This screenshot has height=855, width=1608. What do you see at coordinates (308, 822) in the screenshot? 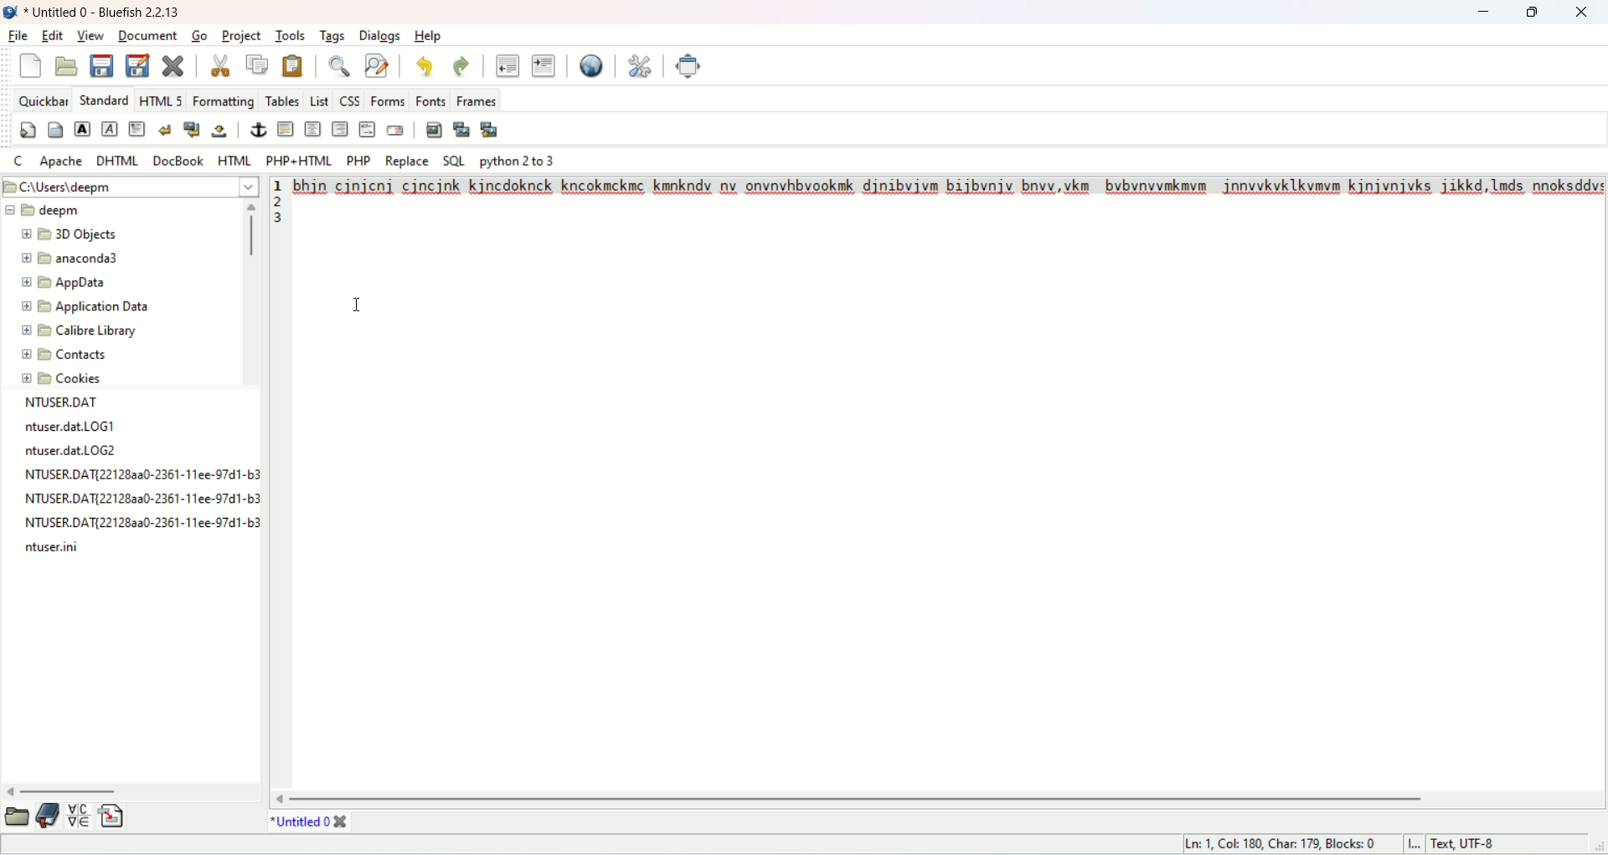
I see `title` at bounding box center [308, 822].